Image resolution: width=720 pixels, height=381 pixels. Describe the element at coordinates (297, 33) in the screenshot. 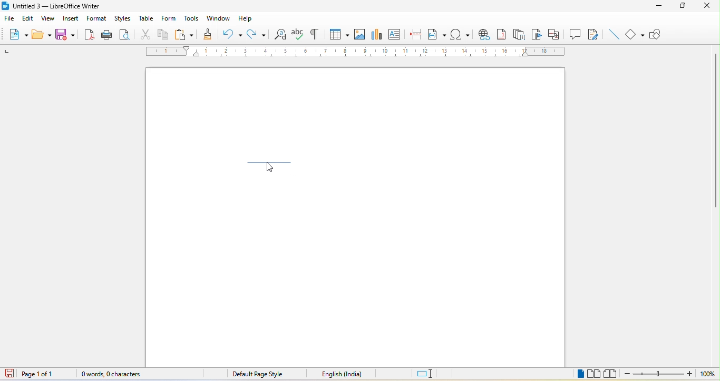

I see `spelling` at that location.